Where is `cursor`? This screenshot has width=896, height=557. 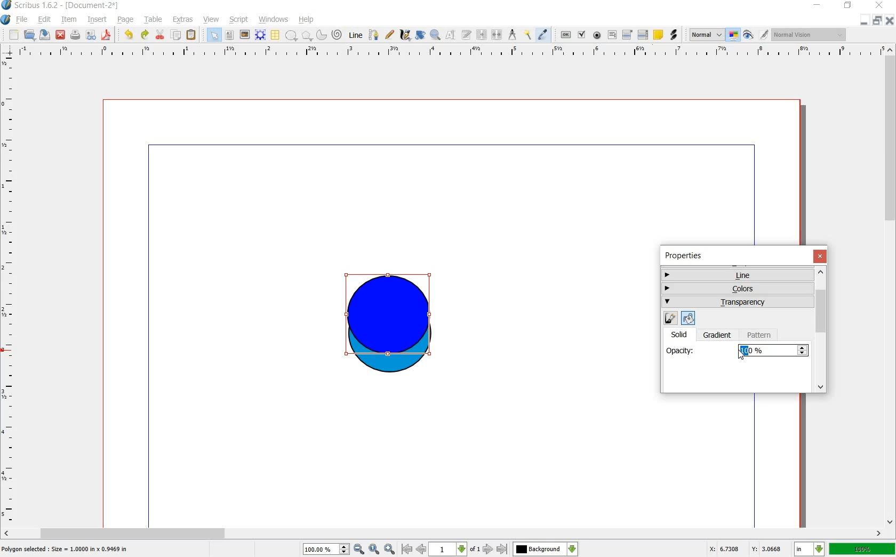 cursor is located at coordinates (743, 357).